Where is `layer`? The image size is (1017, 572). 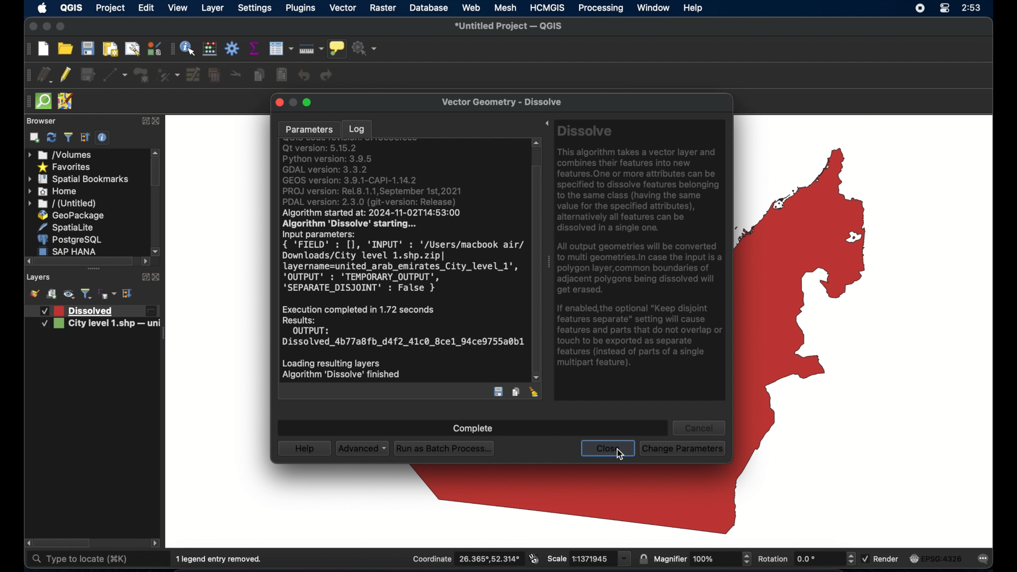
layer is located at coordinates (213, 9).